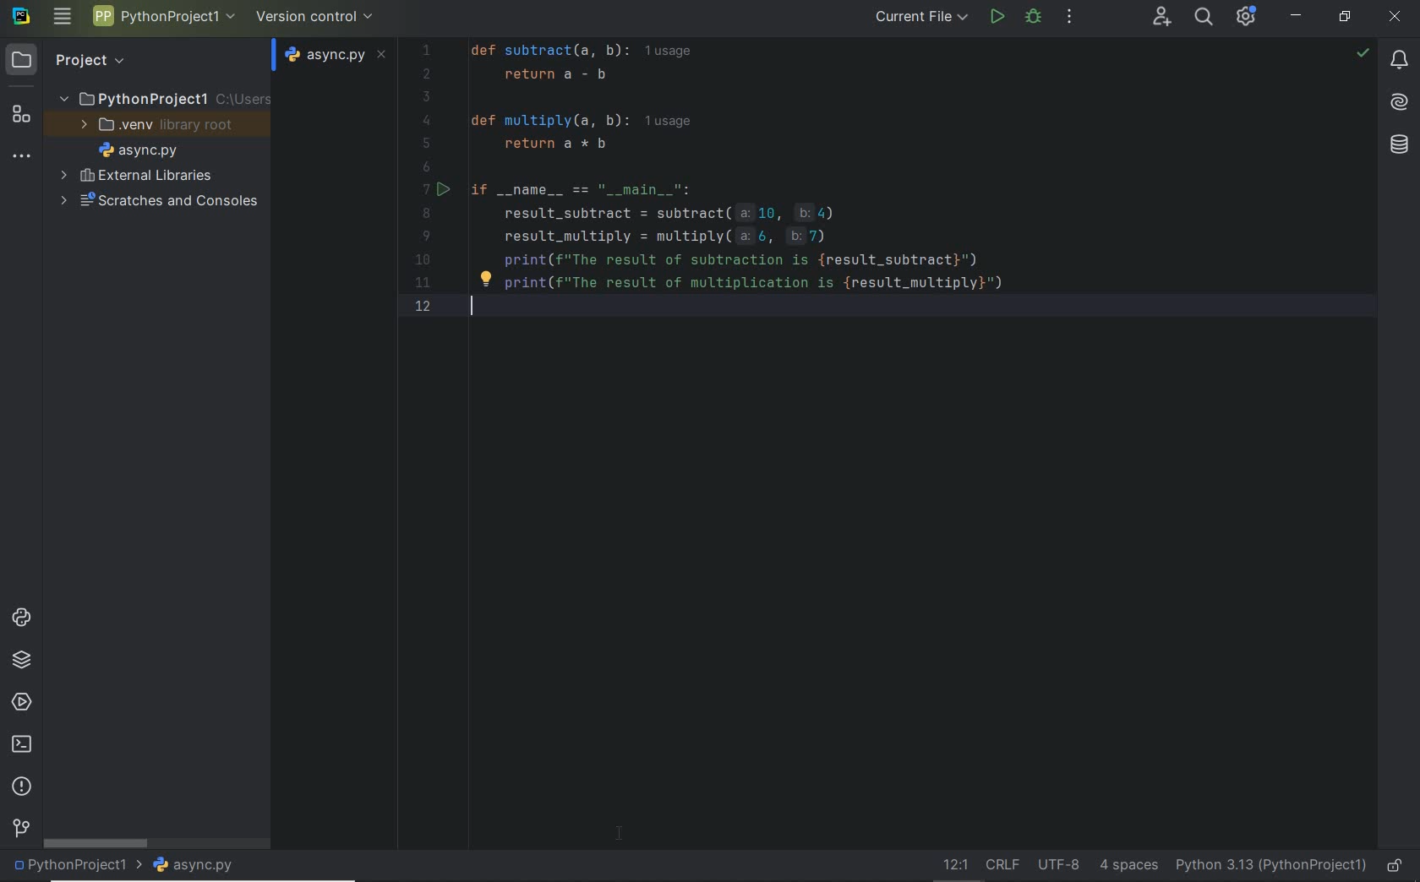 The image size is (1420, 882). What do you see at coordinates (20, 117) in the screenshot?
I see `structure` at bounding box center [20, 117].